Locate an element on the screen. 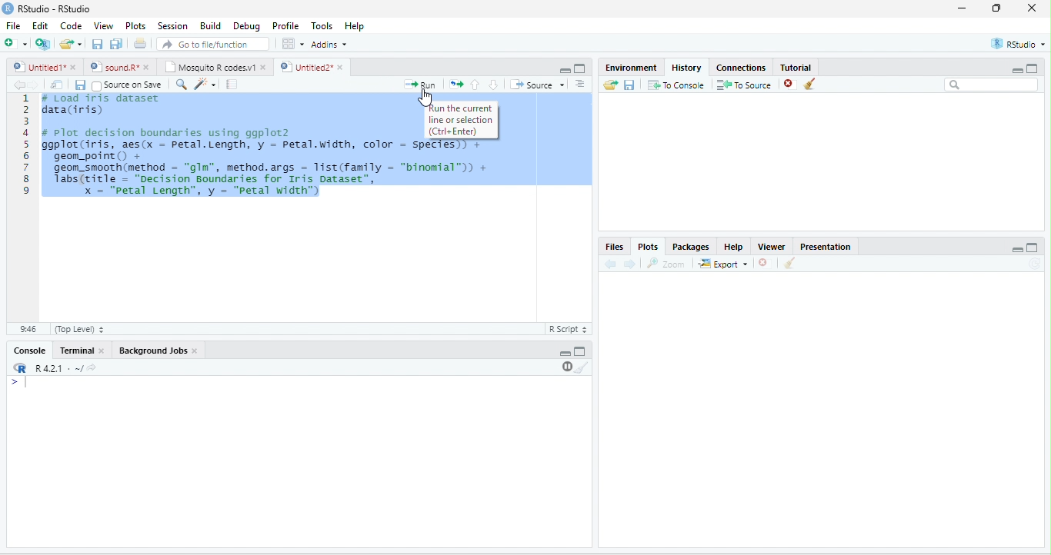  View is located at coordinates (103, 26).